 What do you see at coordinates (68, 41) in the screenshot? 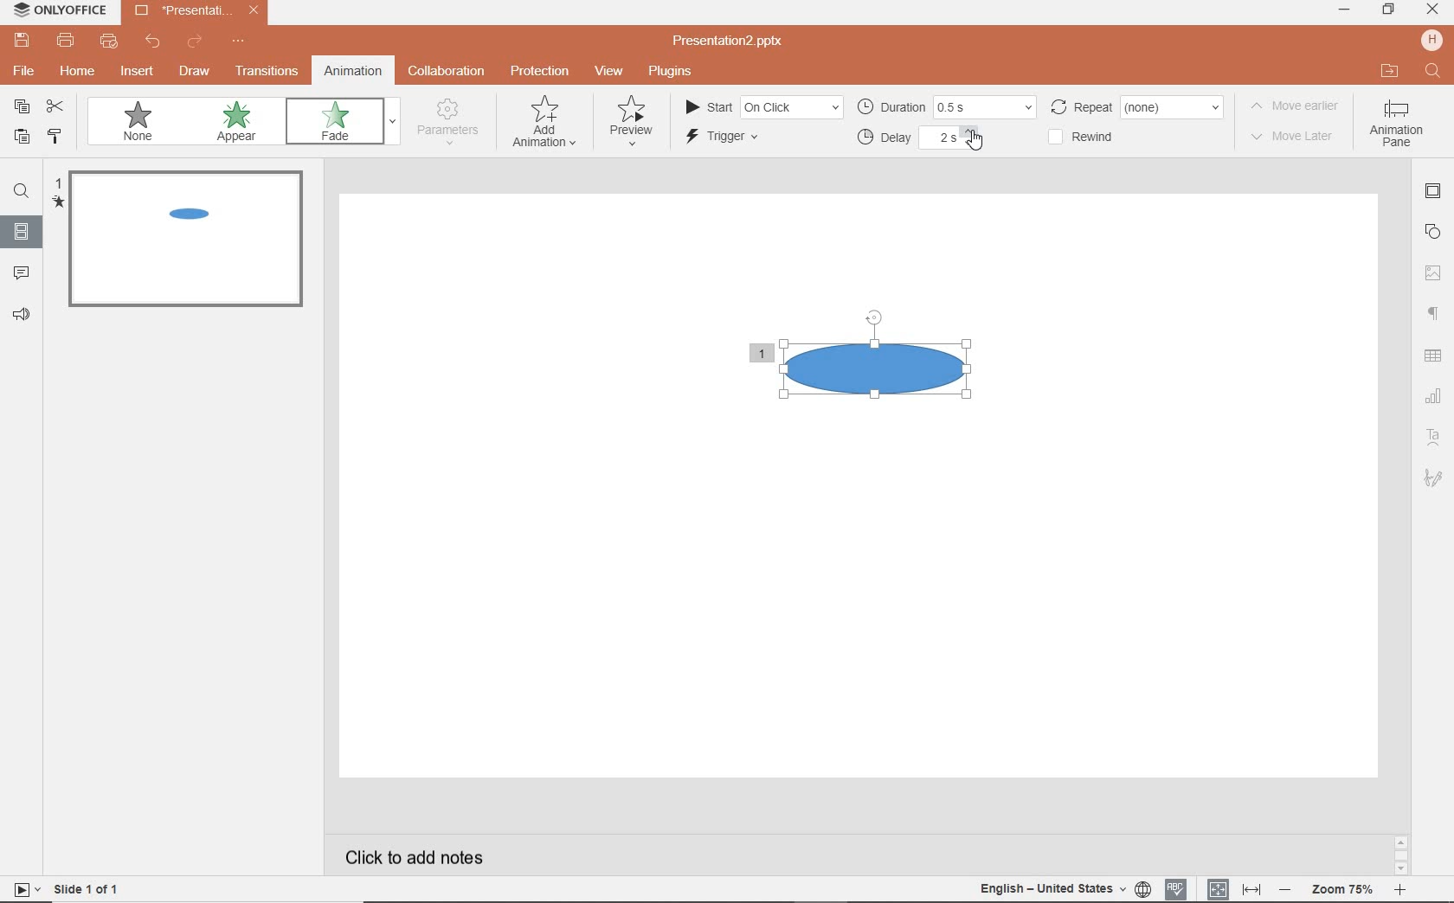
I see `print` at bounding box center [68, 41].